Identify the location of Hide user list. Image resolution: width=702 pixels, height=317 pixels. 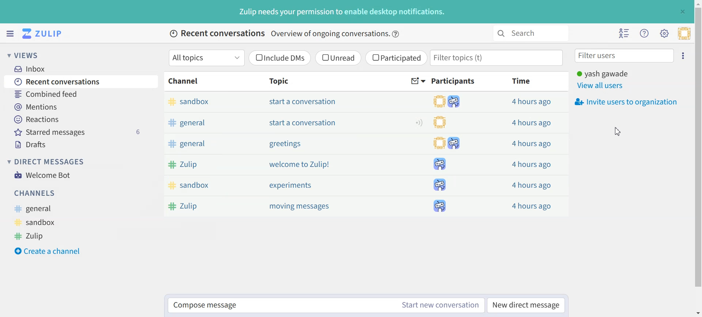
(624, 33).